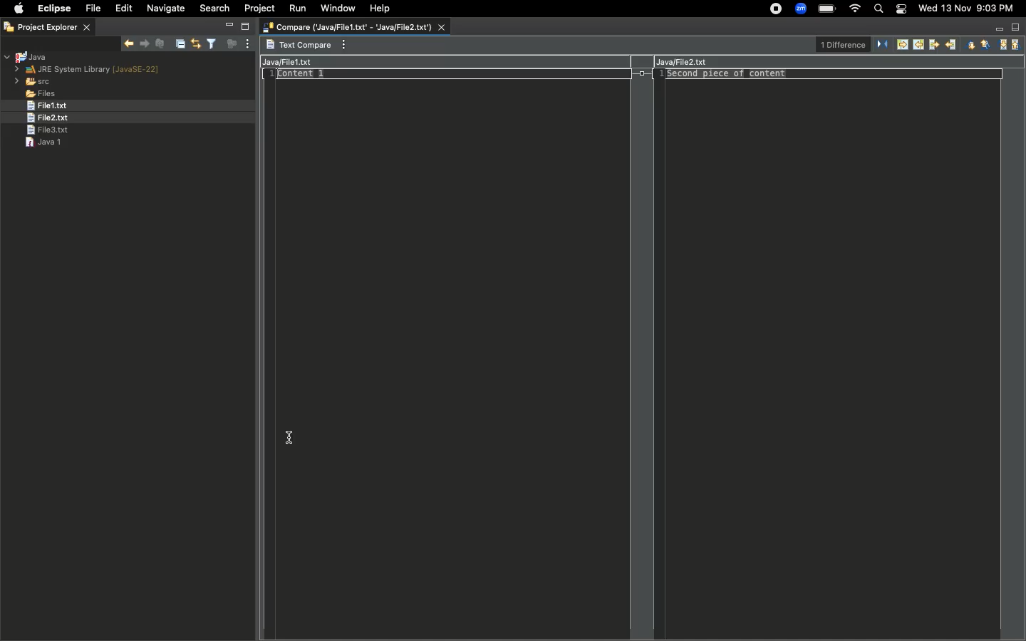 The width and height of the screenshot is (1026, 641). I want to click on Project, so click(260, 9).